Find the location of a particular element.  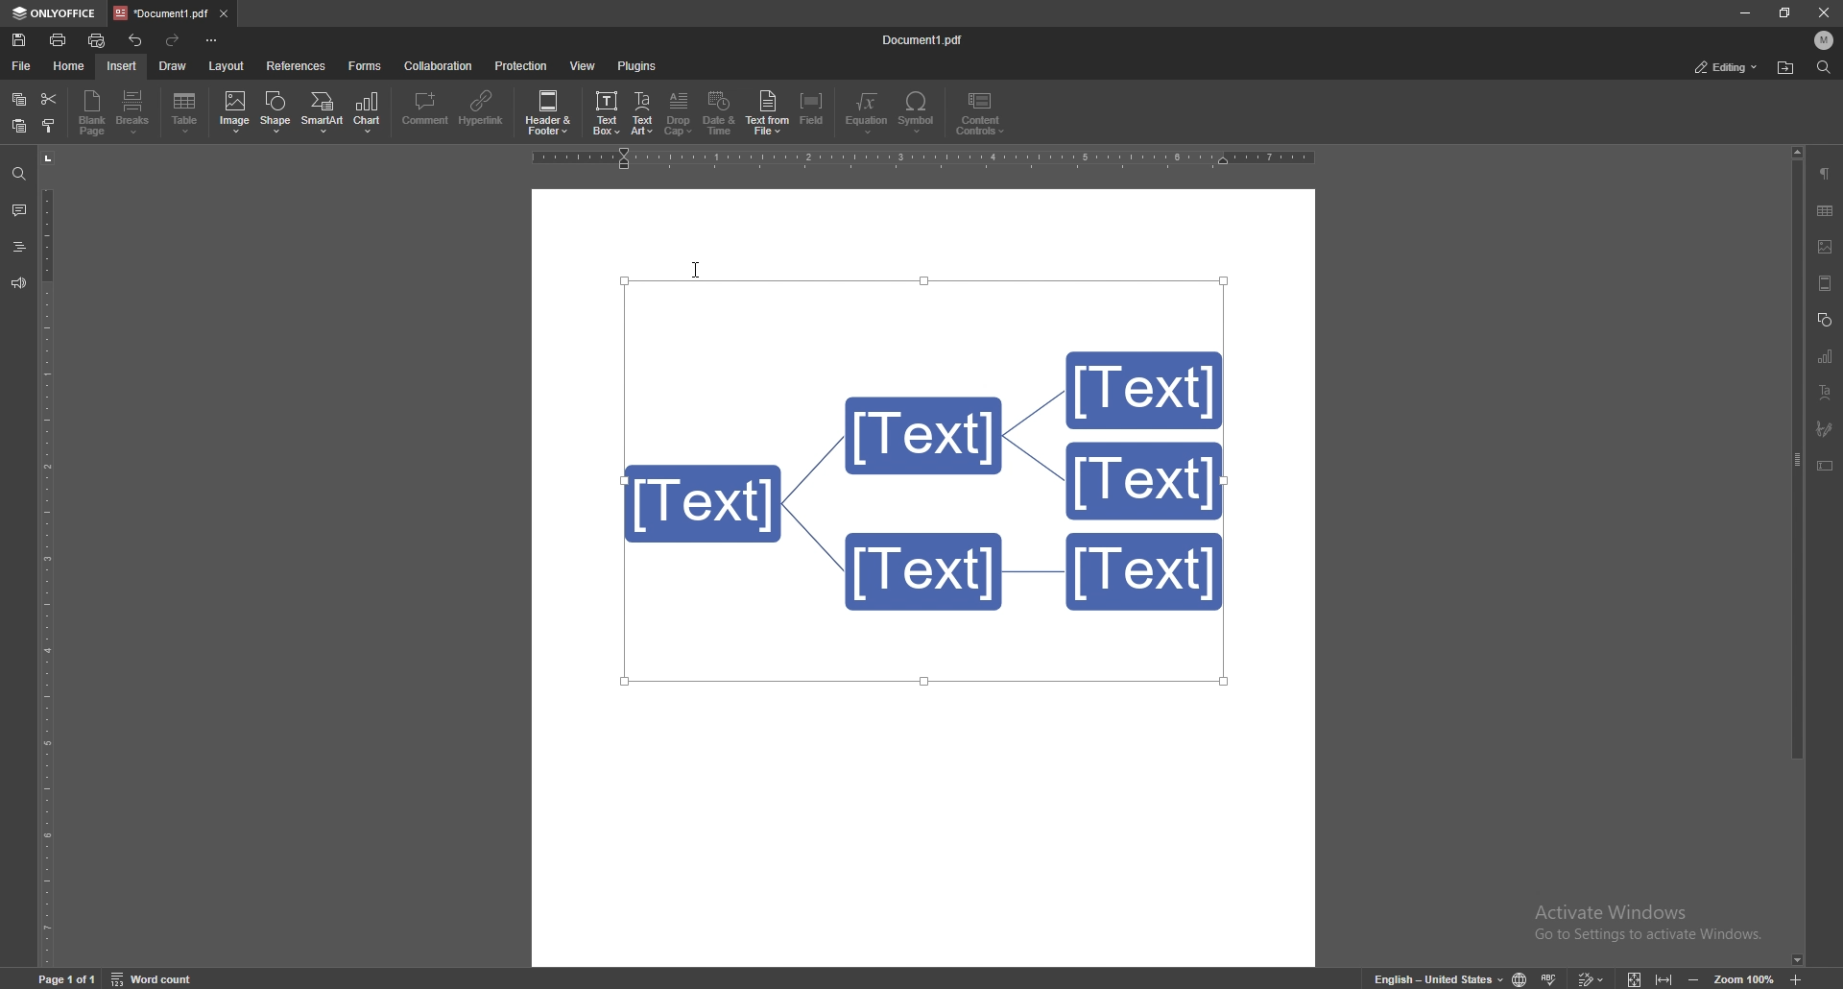

table is located at coordinates (186, 113).